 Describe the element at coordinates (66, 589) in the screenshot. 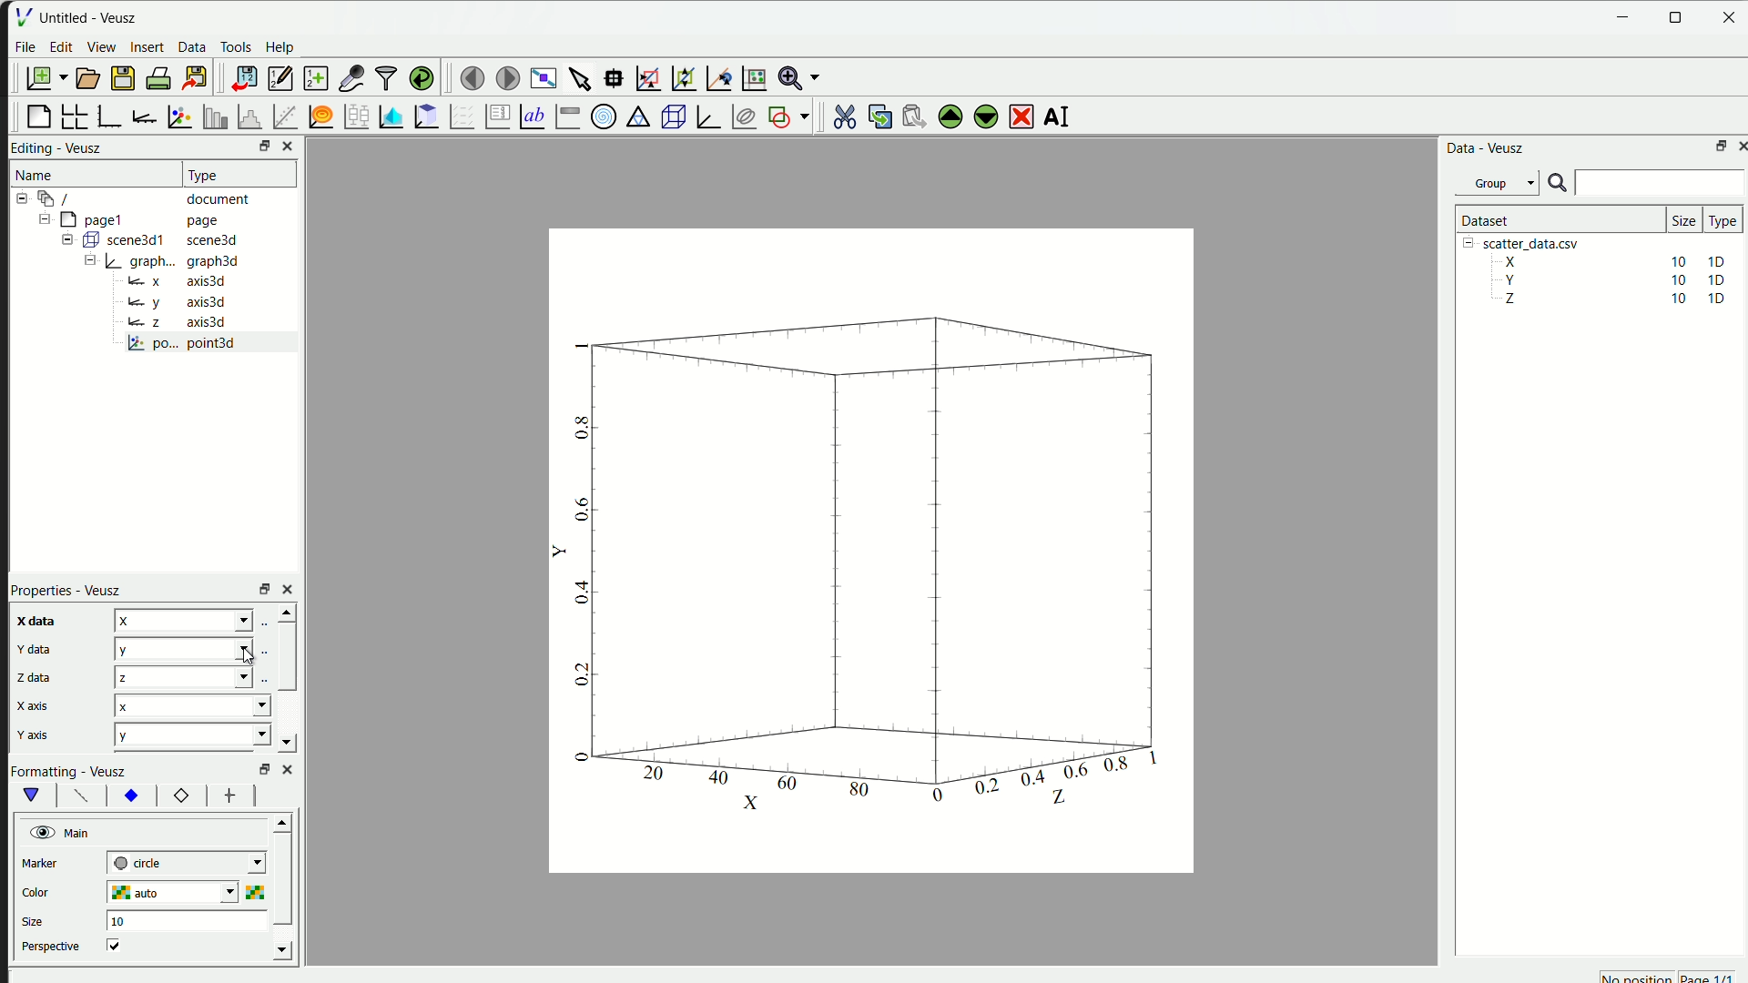

I see `Properties - Veusz` at that location.